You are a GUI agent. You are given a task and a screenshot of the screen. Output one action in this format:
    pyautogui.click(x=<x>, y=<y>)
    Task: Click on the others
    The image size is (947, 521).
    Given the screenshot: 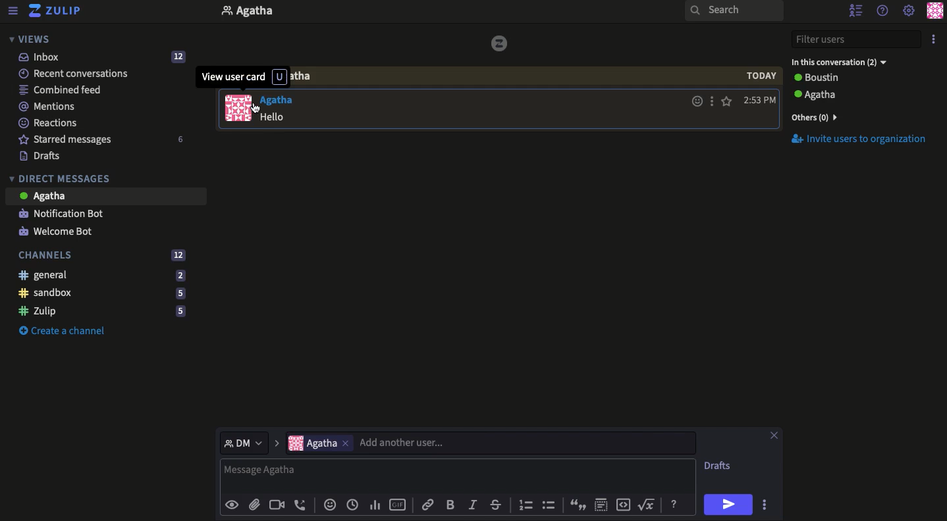 What is the action you would take?
    pyautogui.click(x=828, y=116)
    